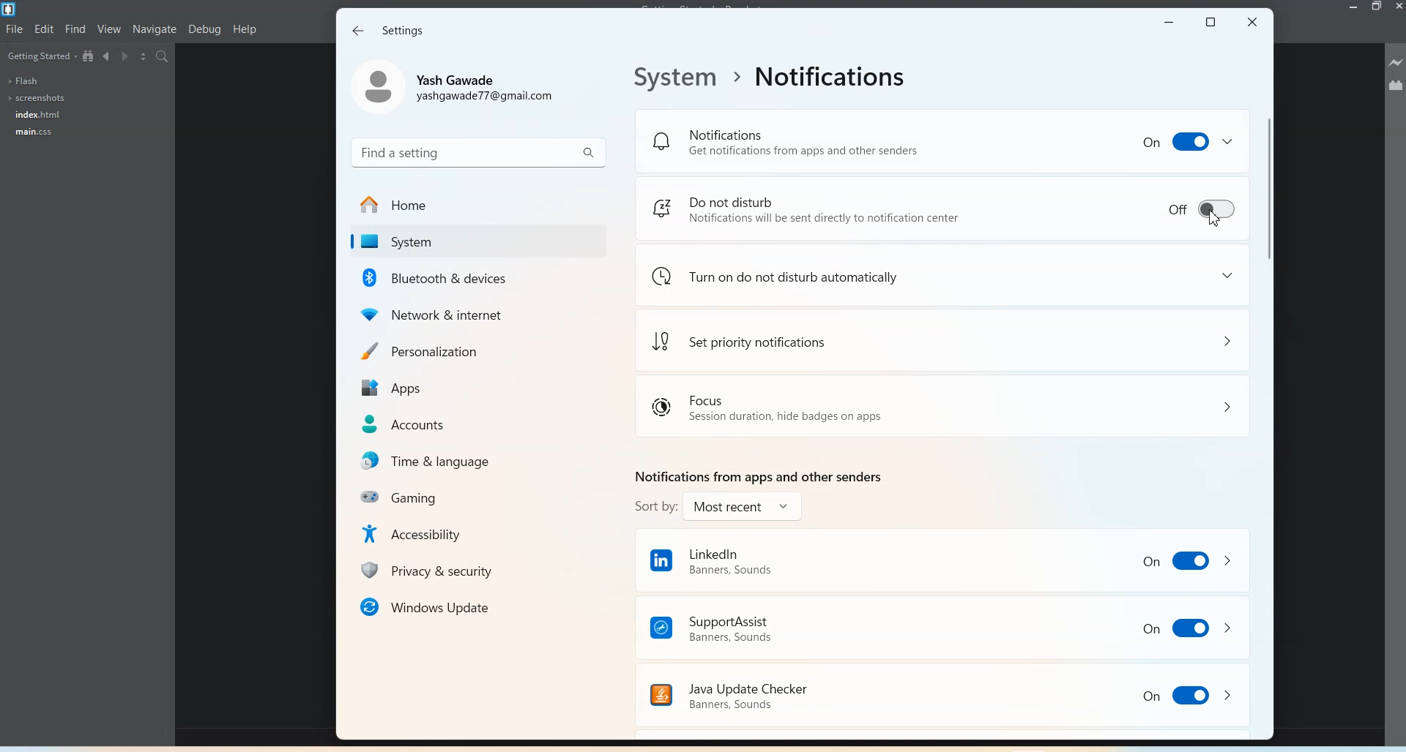  I want to click on Account, so click(458, 88).